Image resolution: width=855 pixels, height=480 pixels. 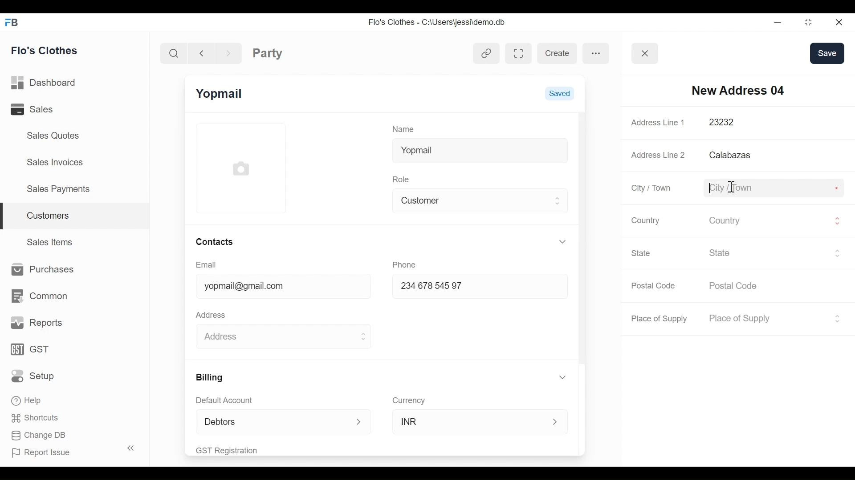 I want to click on Profile Picture, so click(x=242, y=168).